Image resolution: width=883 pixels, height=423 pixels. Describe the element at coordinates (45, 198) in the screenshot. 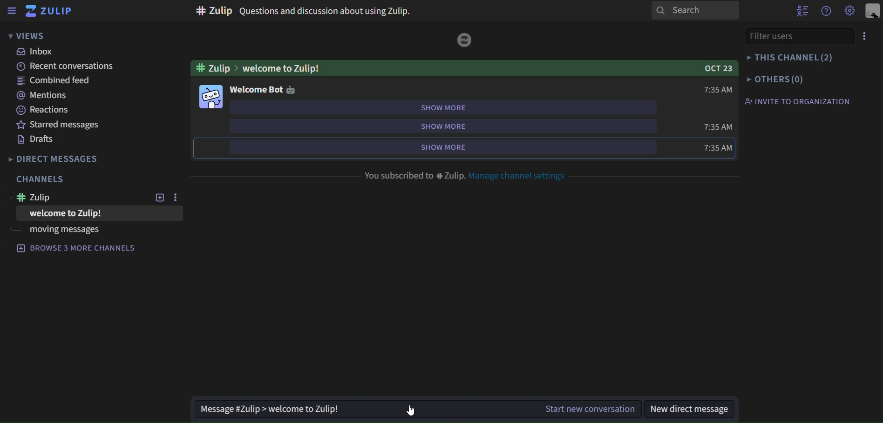

I see `# Zulip` at that location.